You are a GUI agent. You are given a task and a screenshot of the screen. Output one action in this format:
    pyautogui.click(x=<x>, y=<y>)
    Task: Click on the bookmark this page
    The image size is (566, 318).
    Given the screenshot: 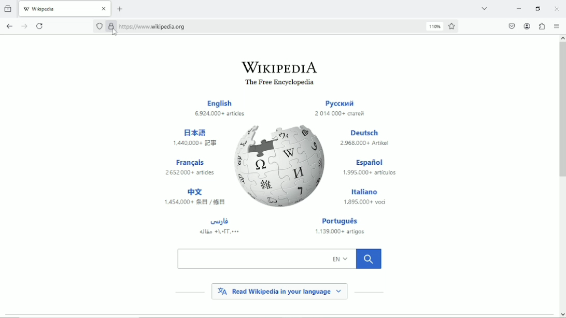 What is the action you would take?
    pyautogui.click(x=452, y=26)
    